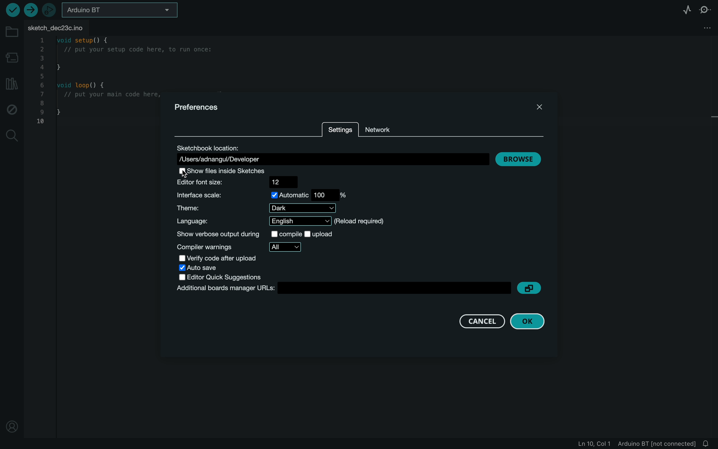  I want to click on notification, so click(708, 443).